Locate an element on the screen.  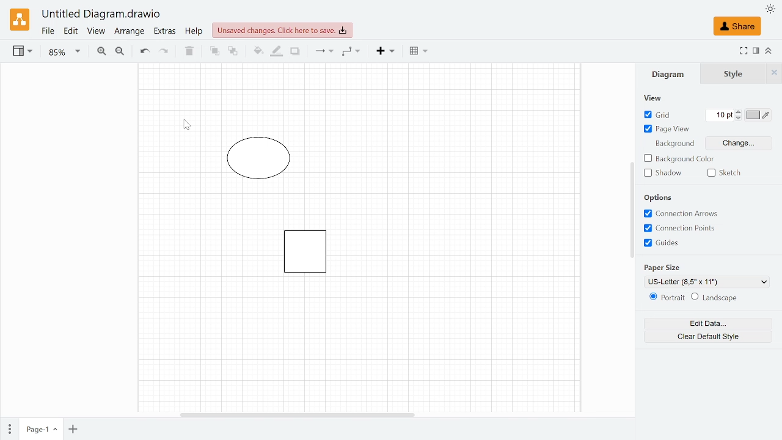
Options is located at coordinates (659, 197).